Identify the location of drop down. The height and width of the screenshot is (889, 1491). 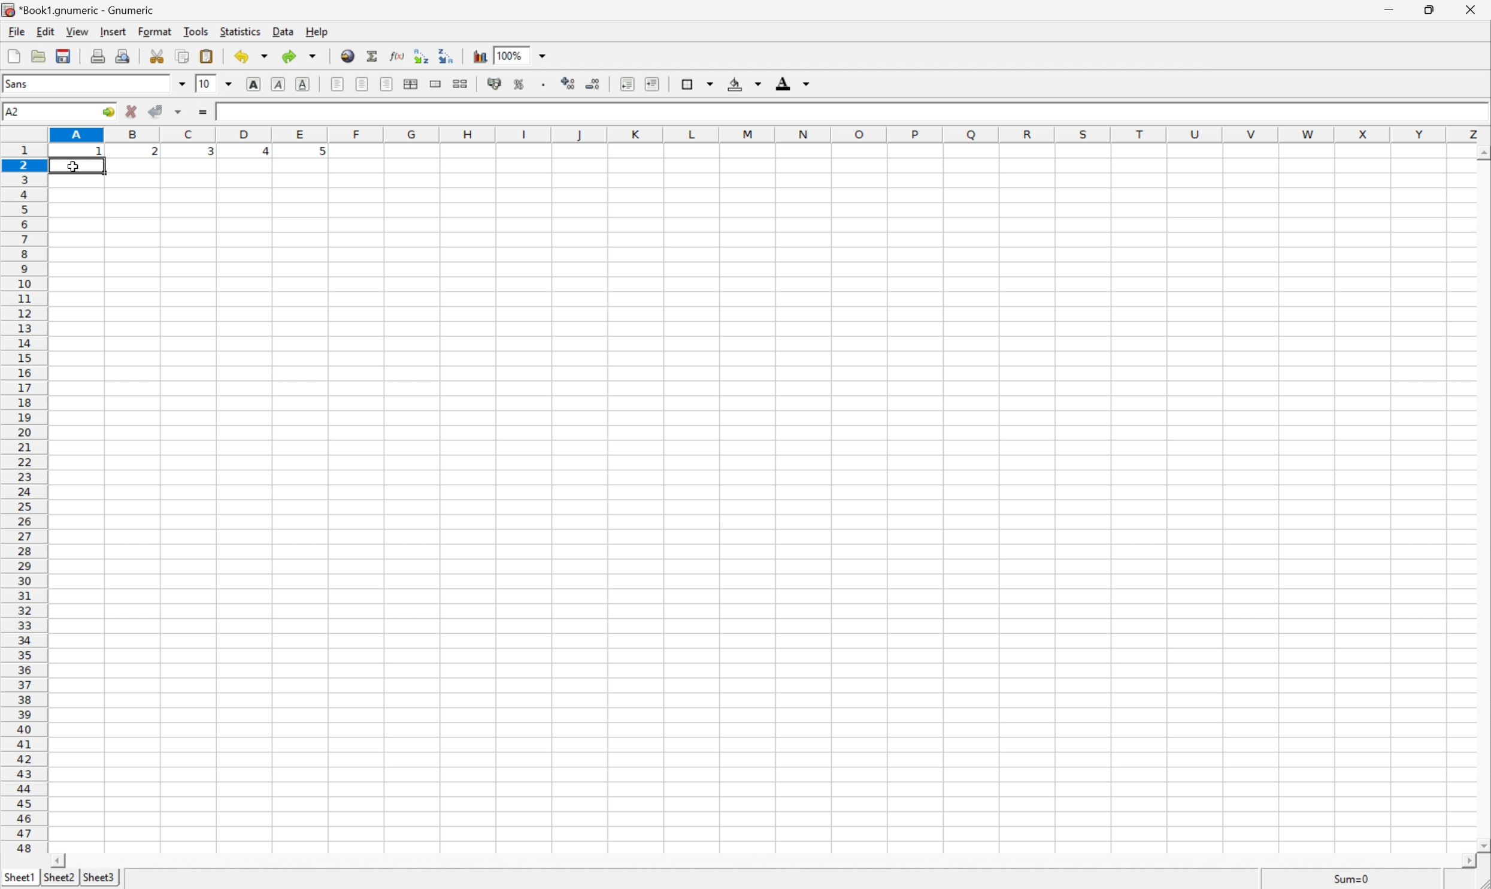
(228, 84).